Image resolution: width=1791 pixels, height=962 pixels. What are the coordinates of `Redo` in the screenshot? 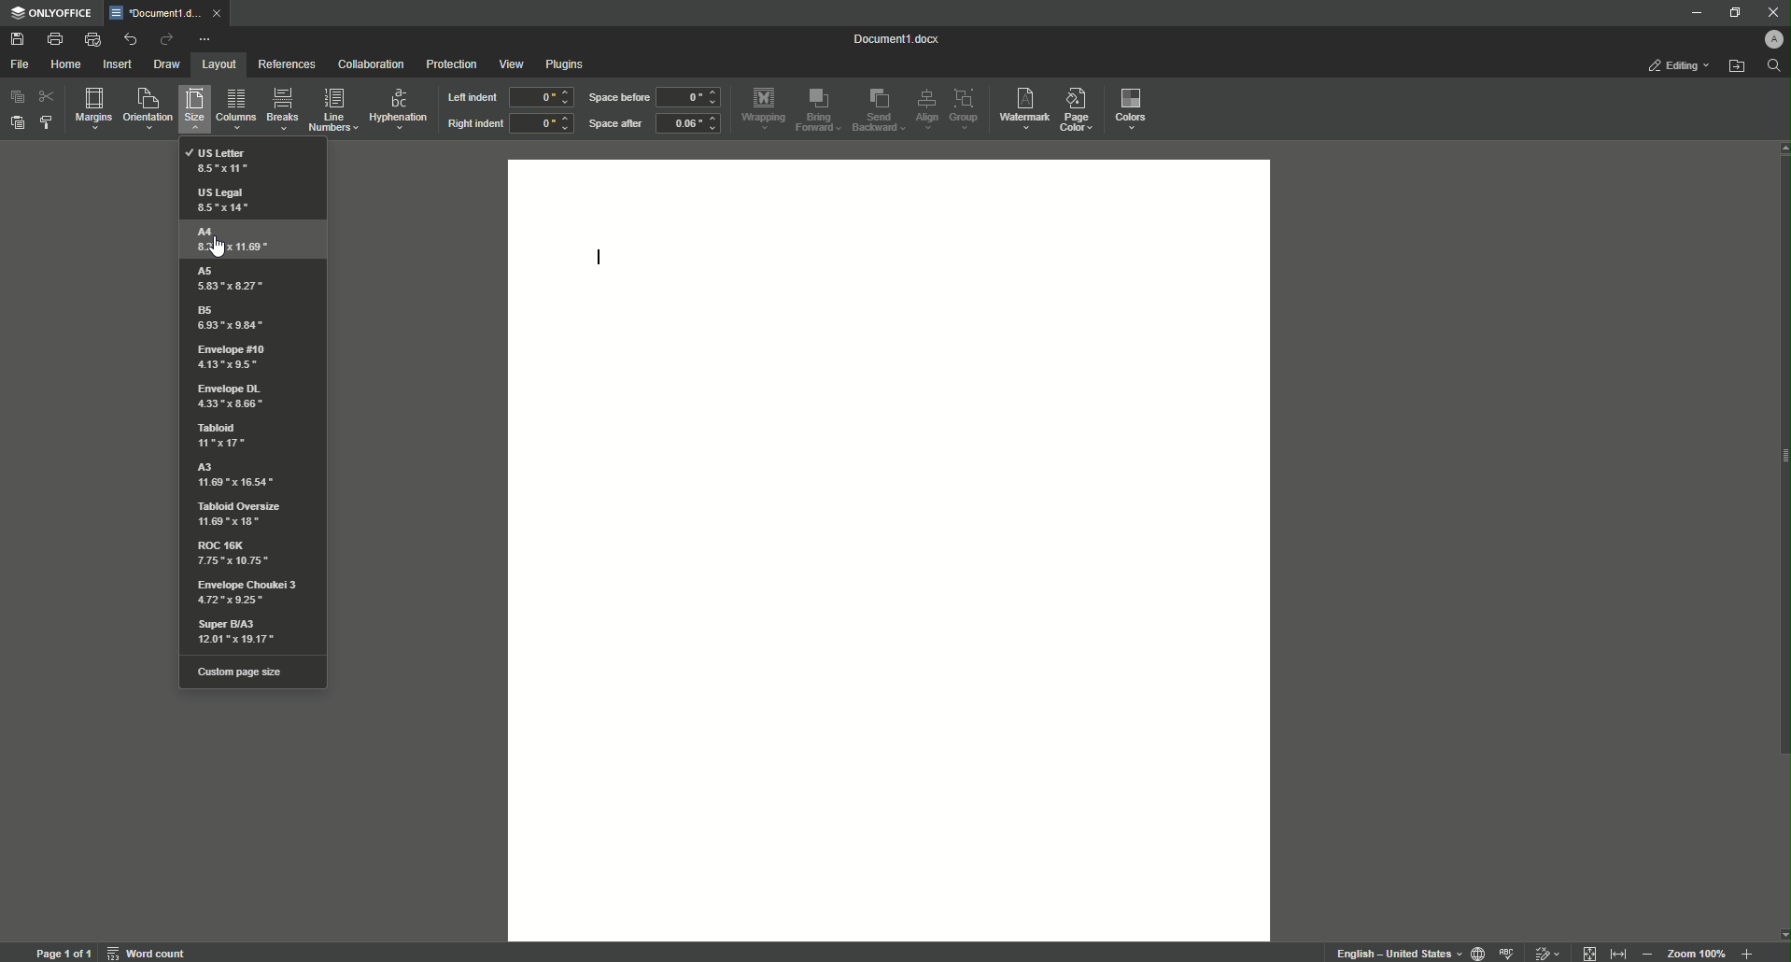 It's located at (162, 38).